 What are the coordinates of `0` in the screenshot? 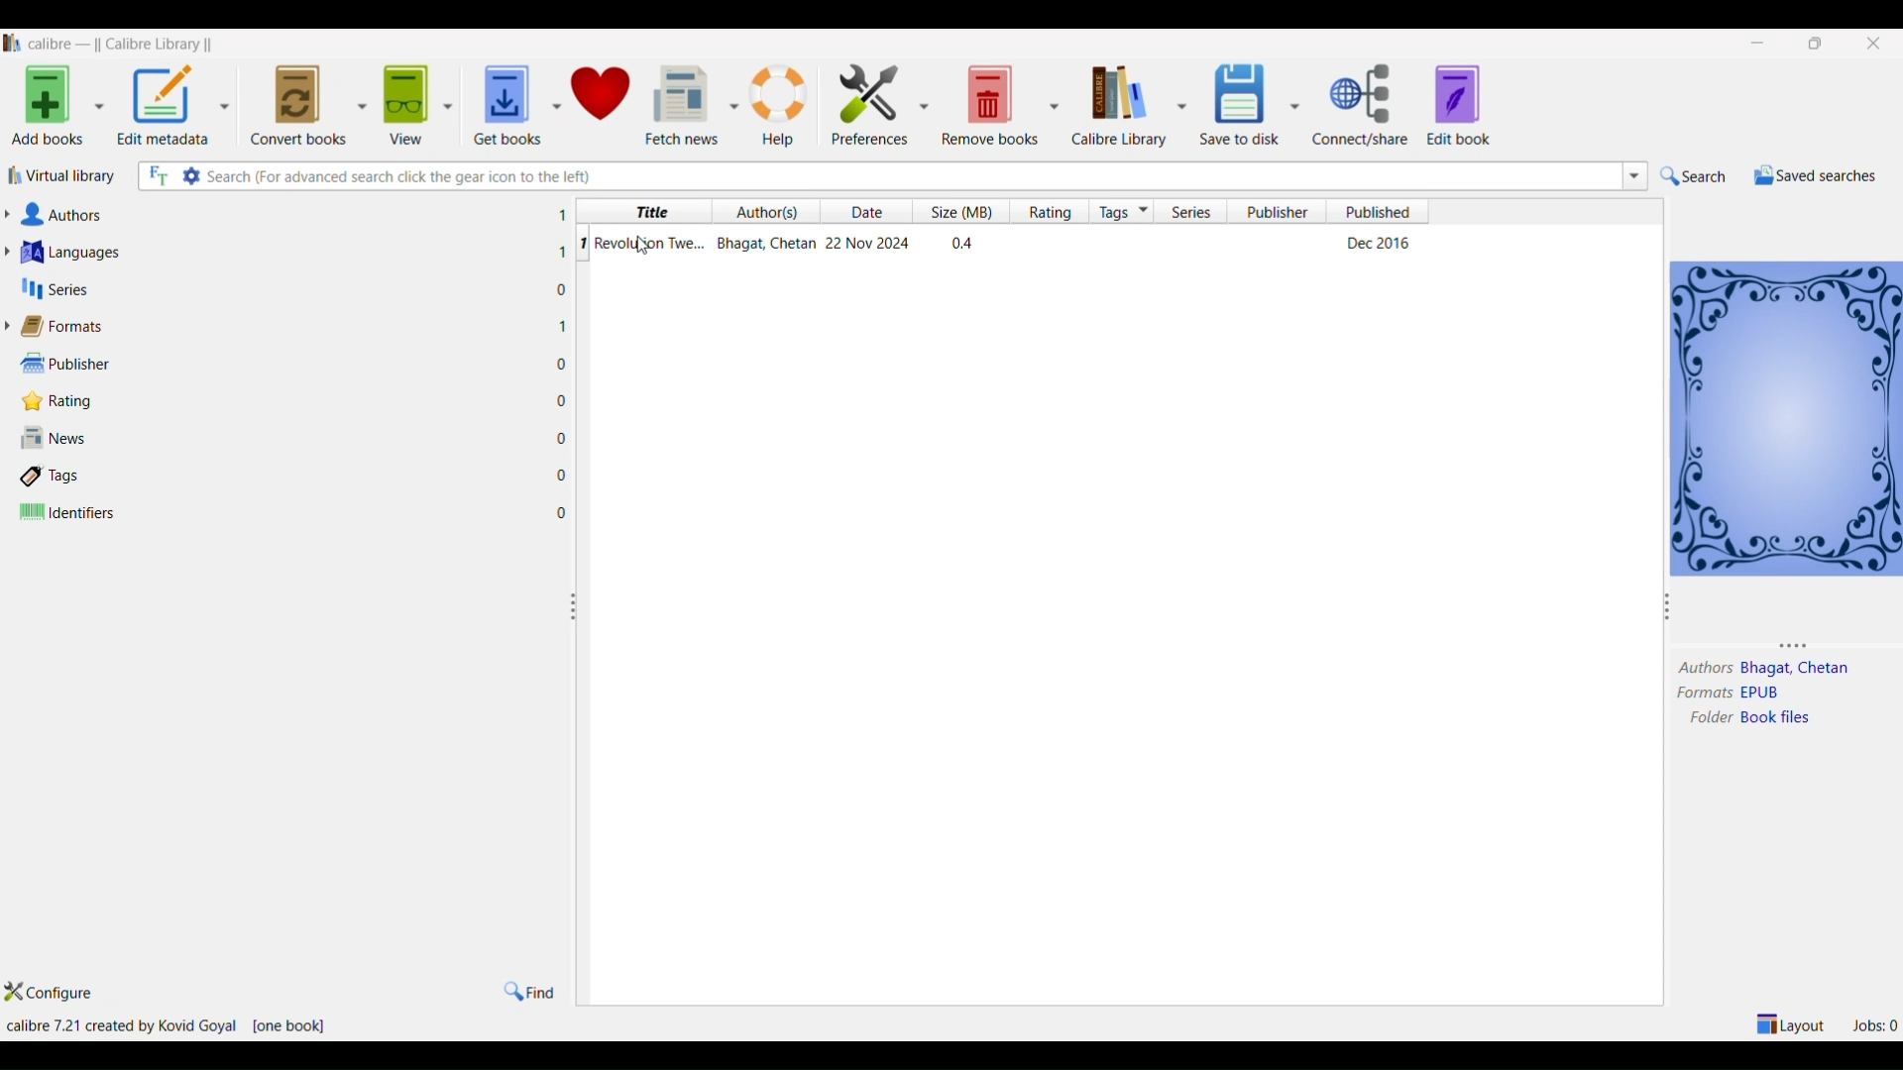 It's located at (563, 513).